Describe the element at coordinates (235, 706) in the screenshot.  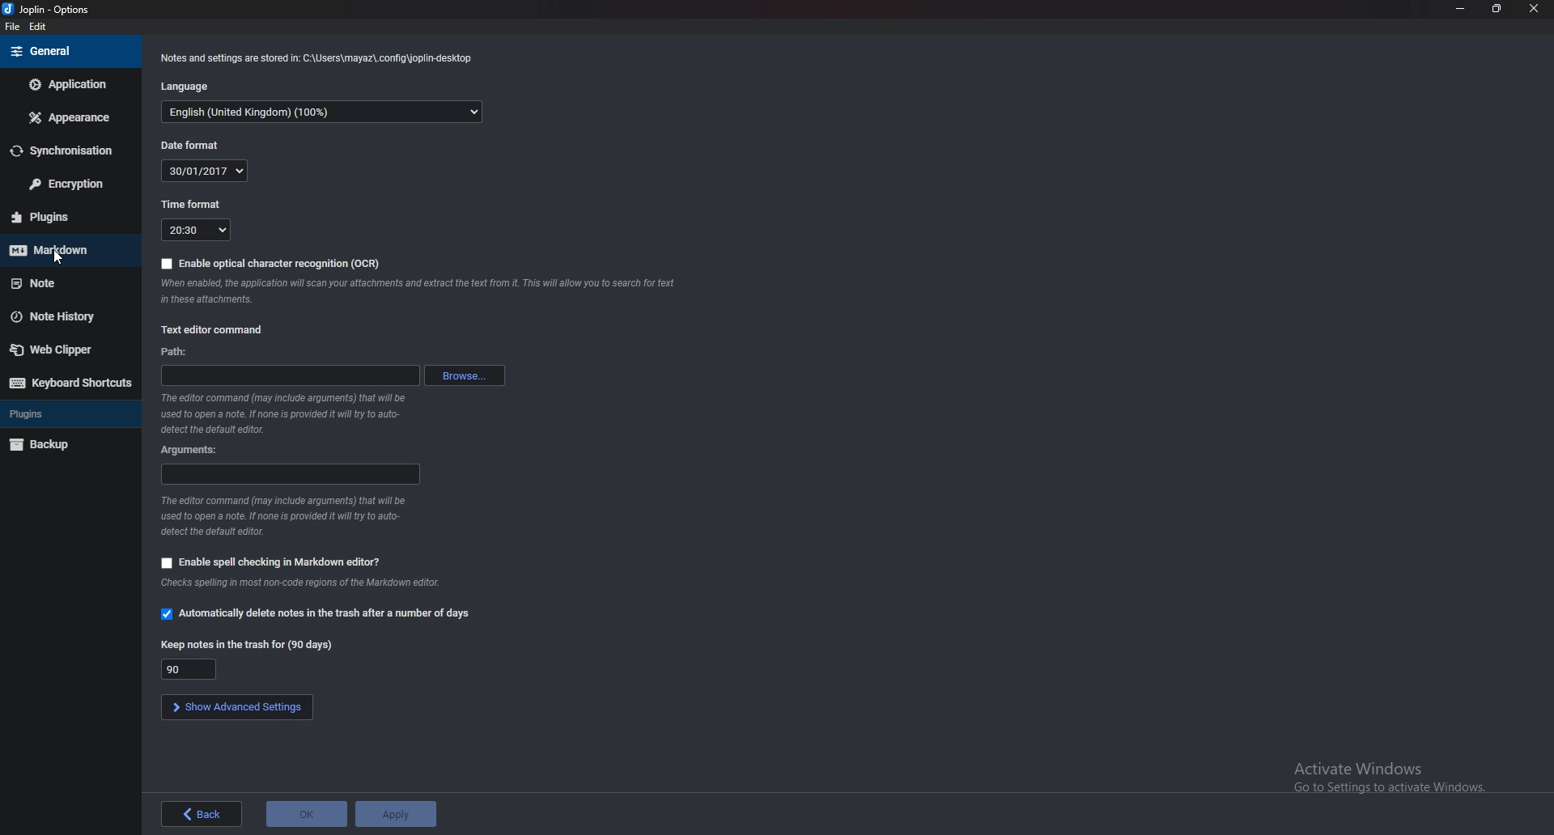
I see `show advanced settings` at that location.